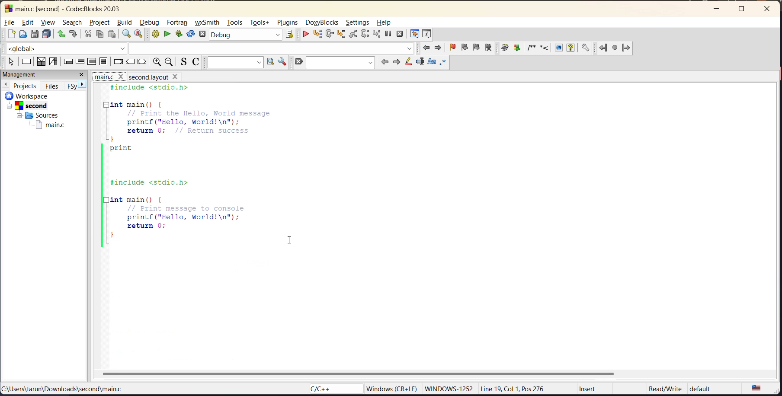 The image size is (782, 396). Describe the element at coordinates (11, 34) in the screenshot. I see `new` at that location.